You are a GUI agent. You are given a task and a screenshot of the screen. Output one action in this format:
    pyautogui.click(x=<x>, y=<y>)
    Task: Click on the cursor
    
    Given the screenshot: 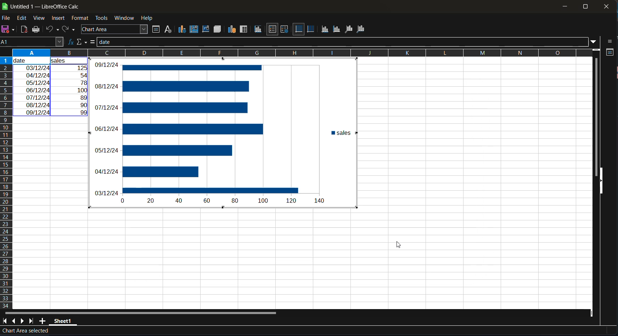 What is the action you would take?
    pyautogui.click(x=398, y=244)
    